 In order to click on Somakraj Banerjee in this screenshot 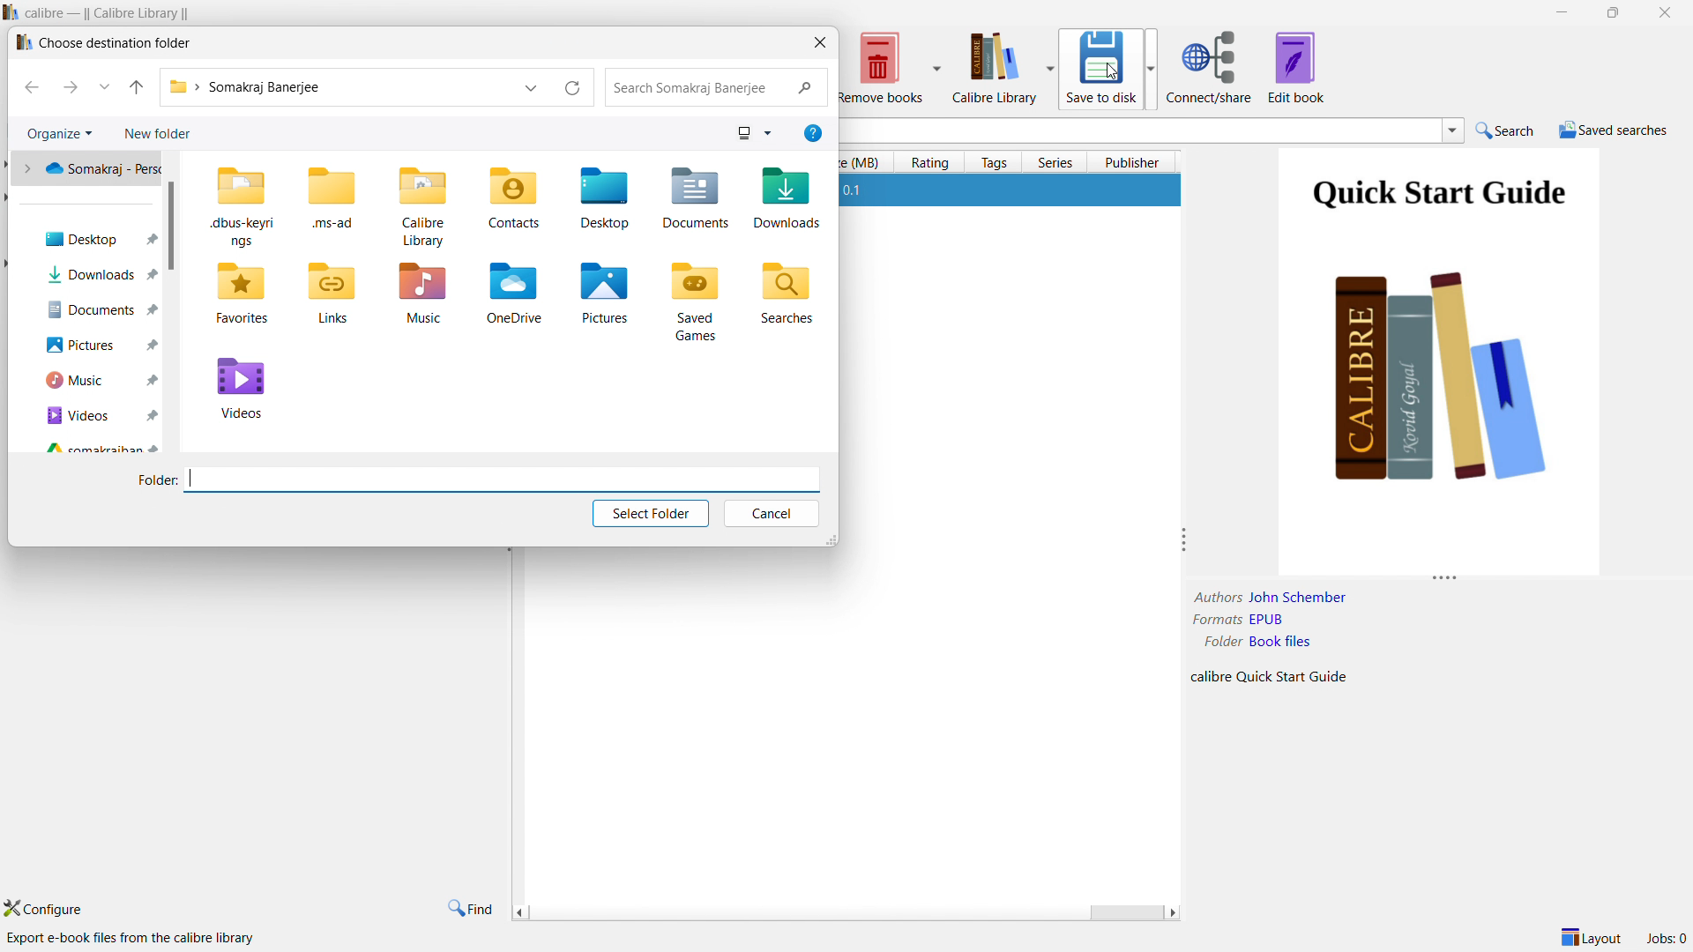, I will do `click(333, 87)`.